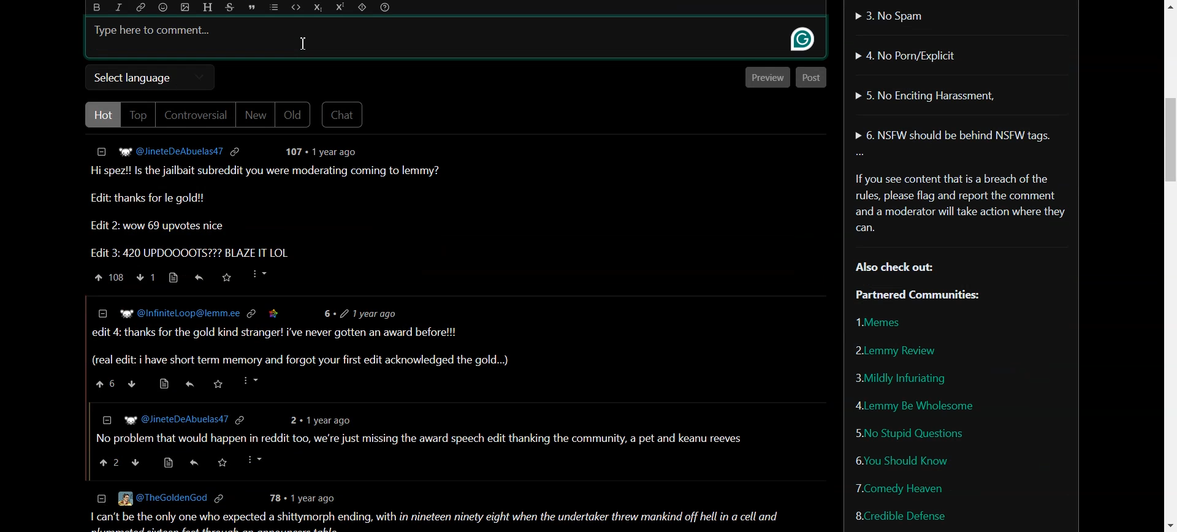 The image size is (1177, 532). I want to click on New, so click(253, 116).